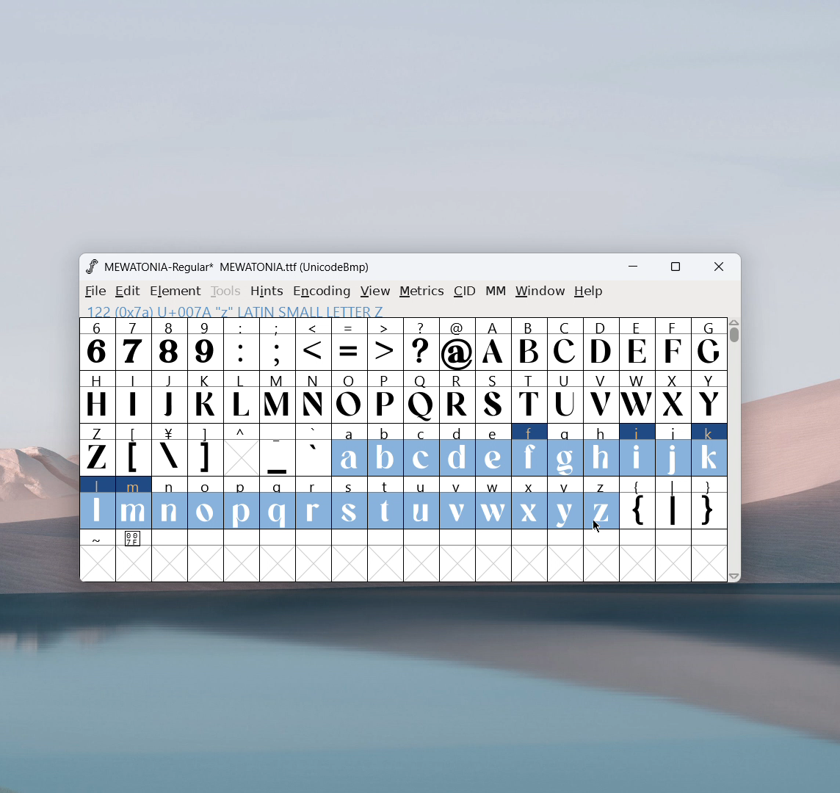 This screenshot has width=840, height=793. What do you see at coordinates (386, 504) in the screenshot?
I see `t` at bounding box center [386, 504].